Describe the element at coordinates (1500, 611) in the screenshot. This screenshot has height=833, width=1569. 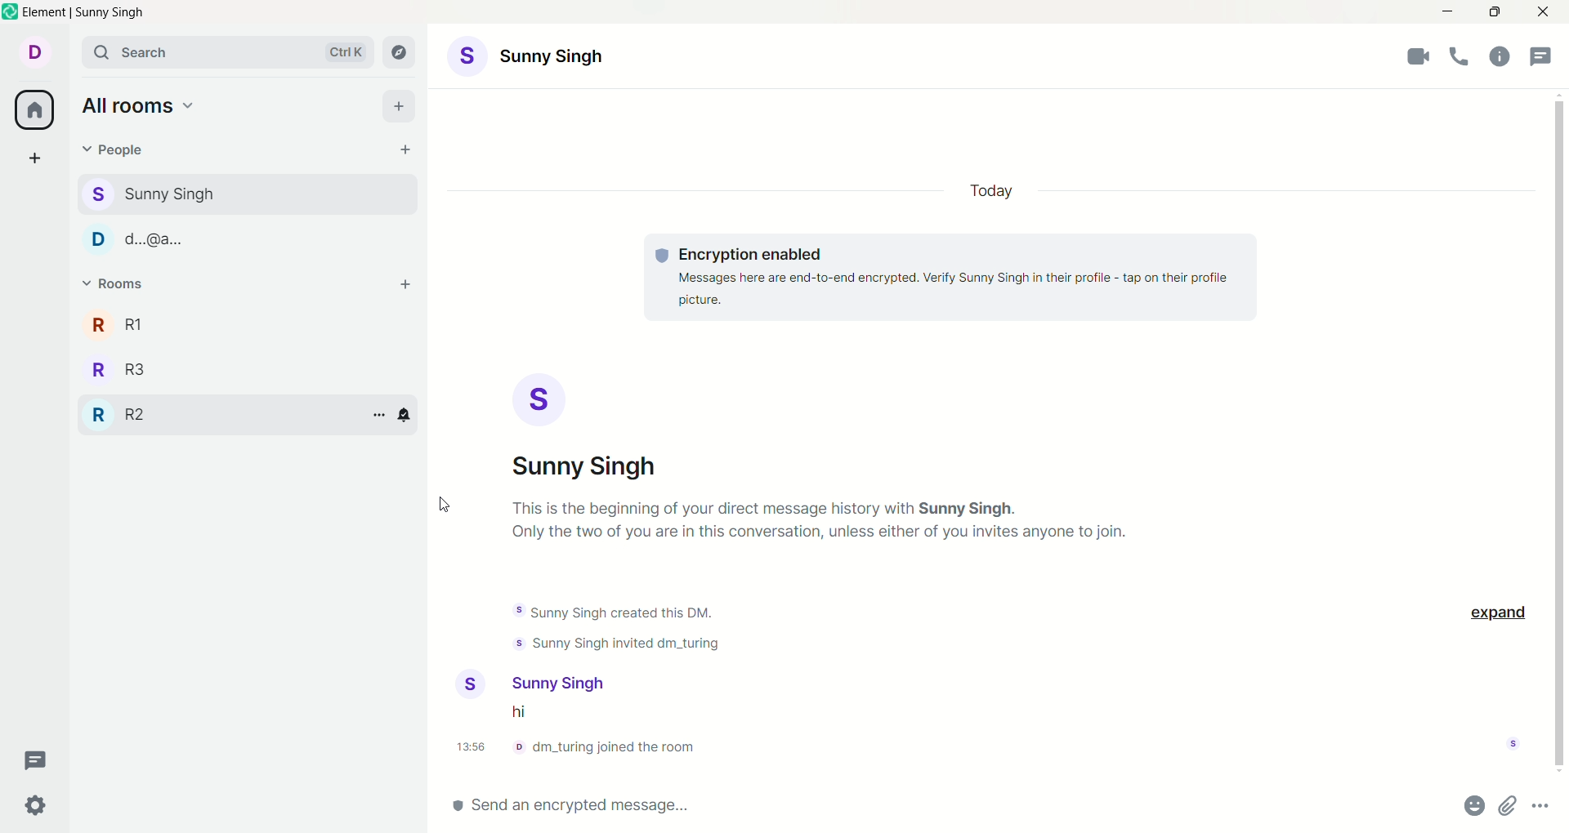
I see `exxpand` at that location.